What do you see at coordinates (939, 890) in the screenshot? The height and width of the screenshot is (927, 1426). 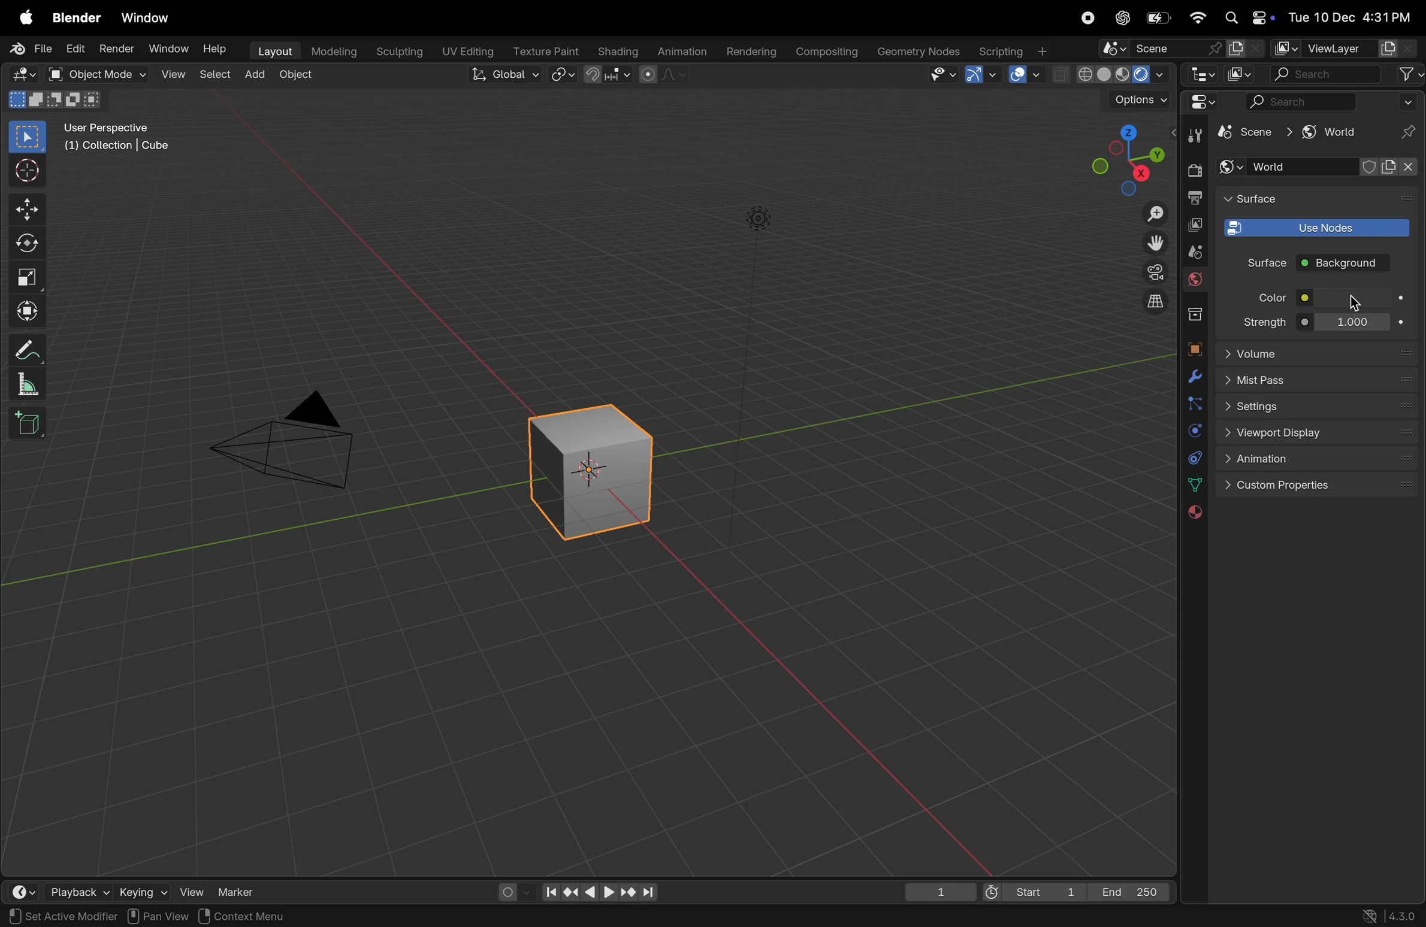 I see `1` at bounding box center [939, 890].